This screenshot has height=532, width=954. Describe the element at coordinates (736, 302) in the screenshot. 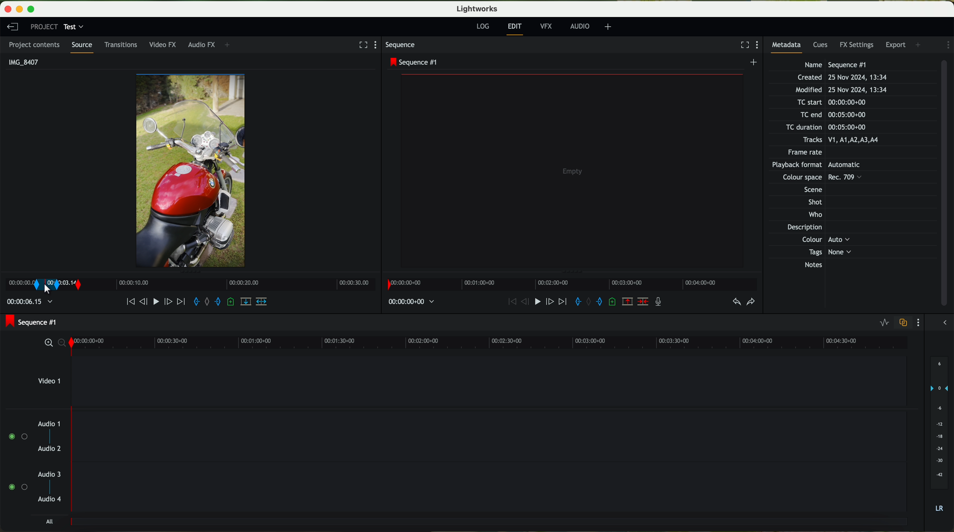

I see `undo` at that location.